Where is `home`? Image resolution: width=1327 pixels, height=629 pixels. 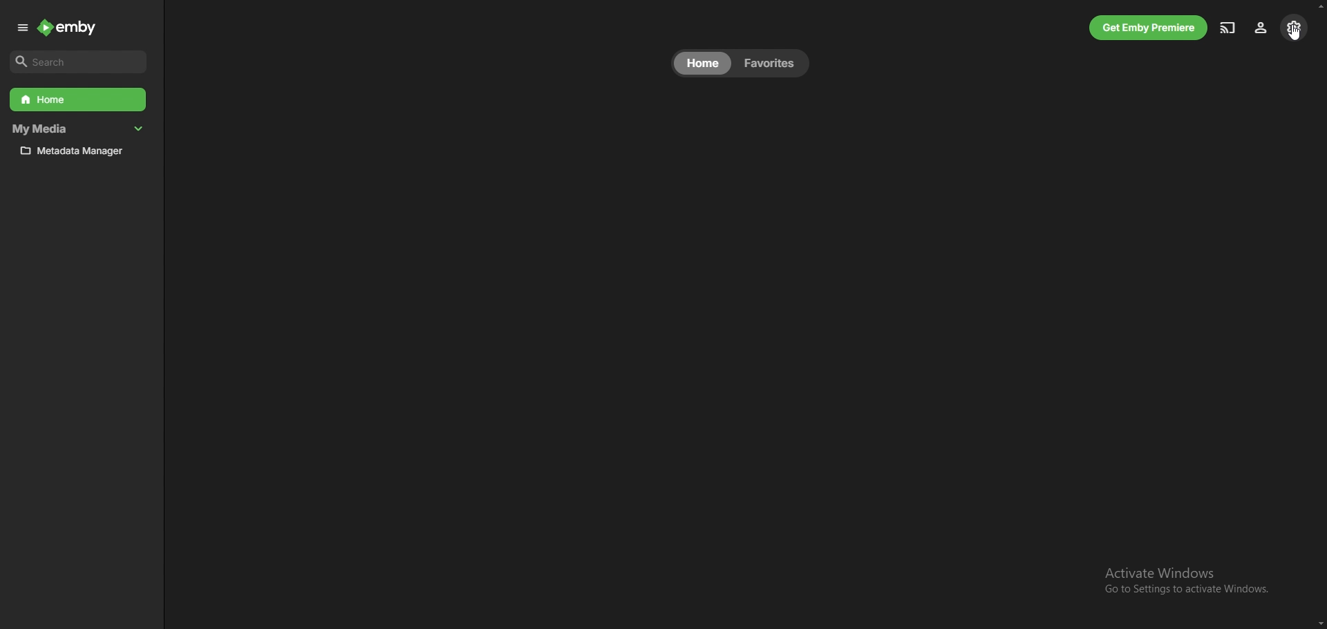 home is located at coordinates (79, 100).